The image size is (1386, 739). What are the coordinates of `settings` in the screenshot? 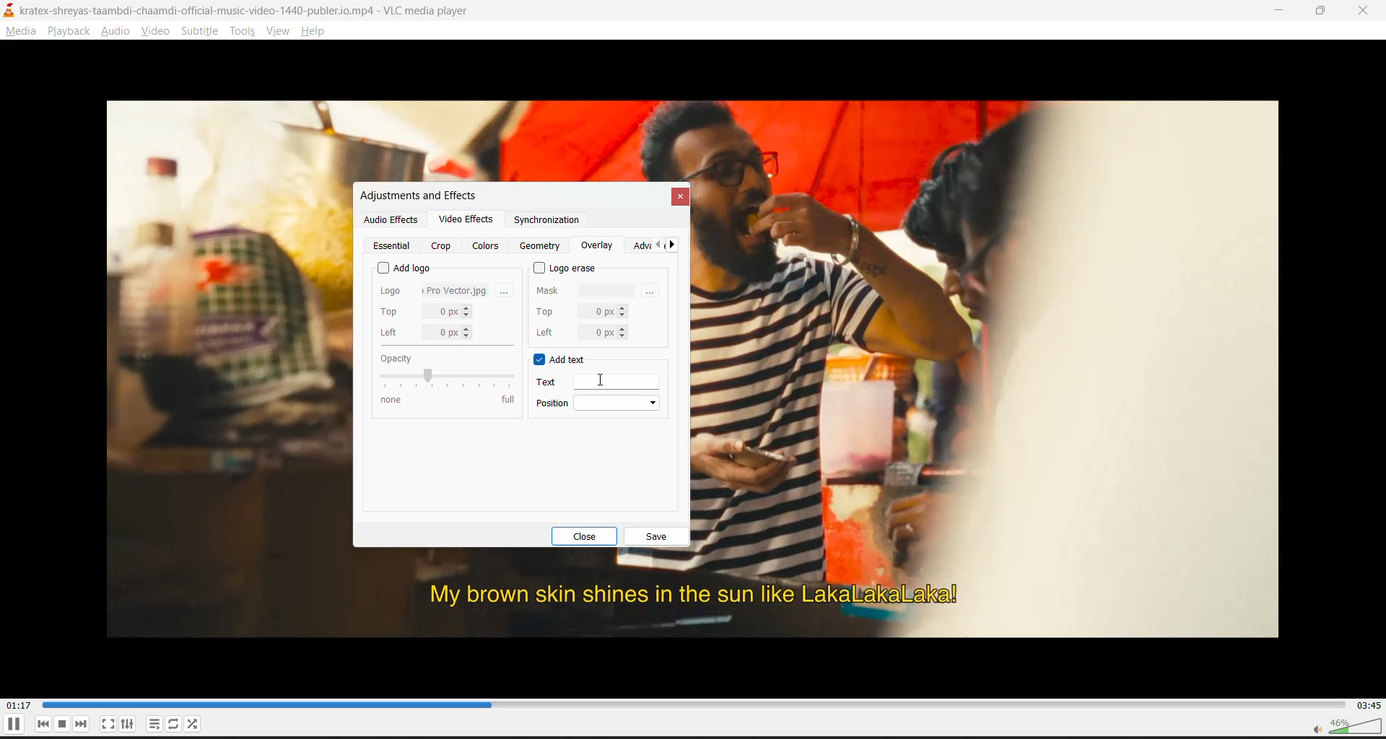 It's located at (131, 725).